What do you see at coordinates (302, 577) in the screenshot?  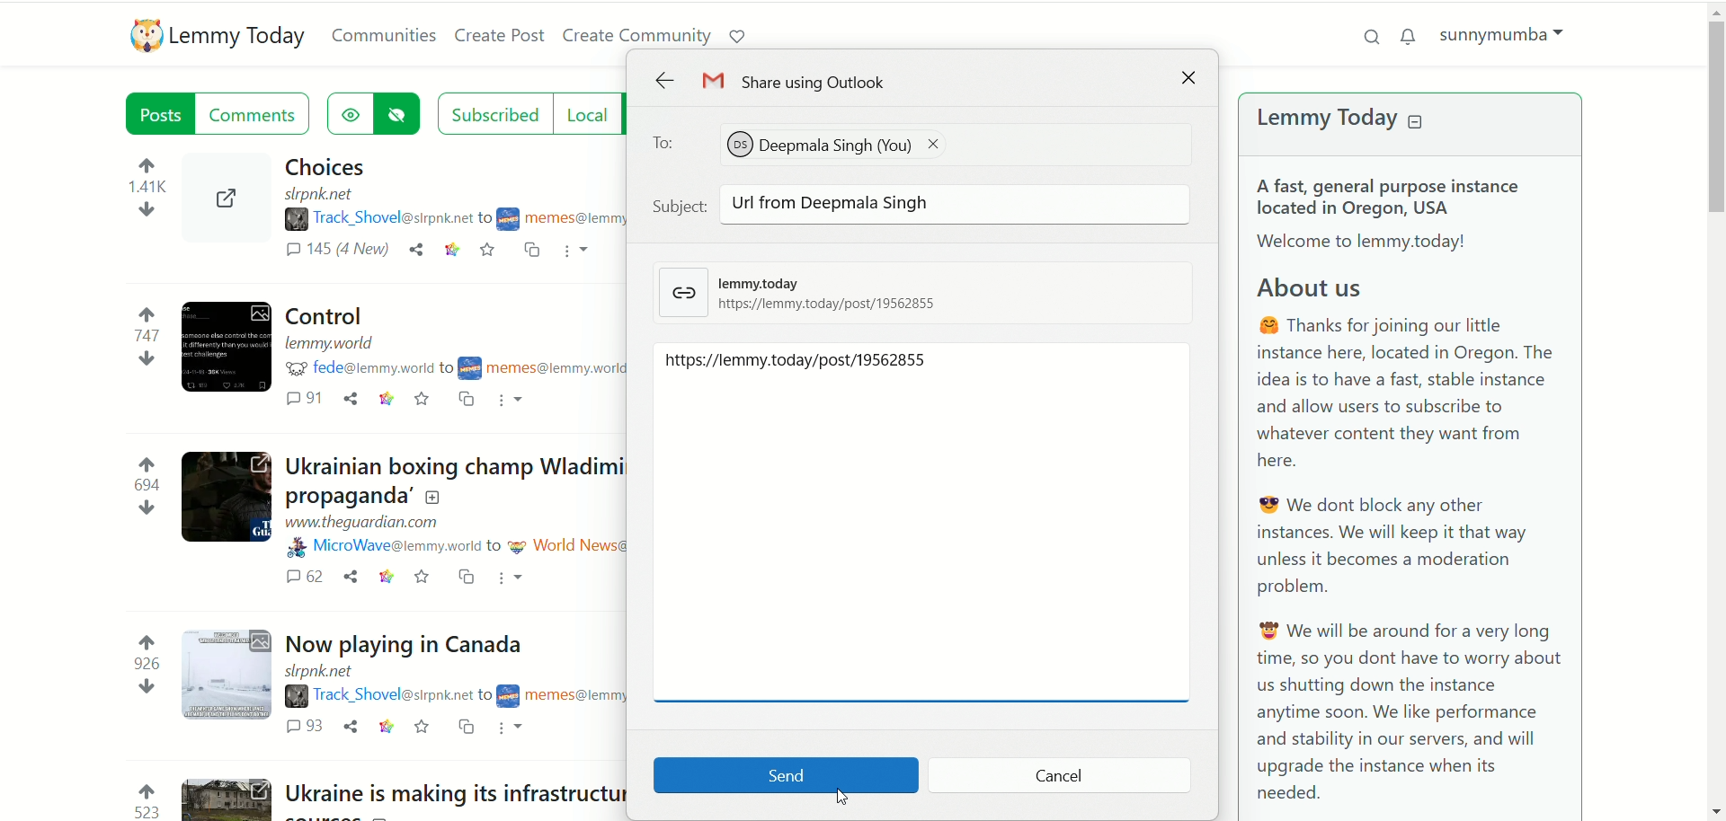 I see `comments` at bounding box center [302, 577].